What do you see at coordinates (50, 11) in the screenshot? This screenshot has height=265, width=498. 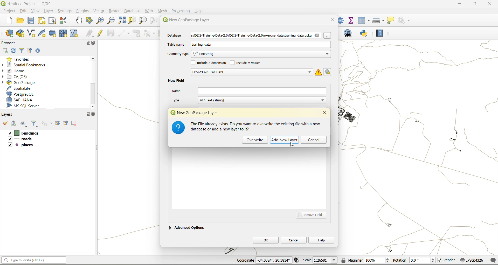 I see `layer` at bounding box center [50, 11].